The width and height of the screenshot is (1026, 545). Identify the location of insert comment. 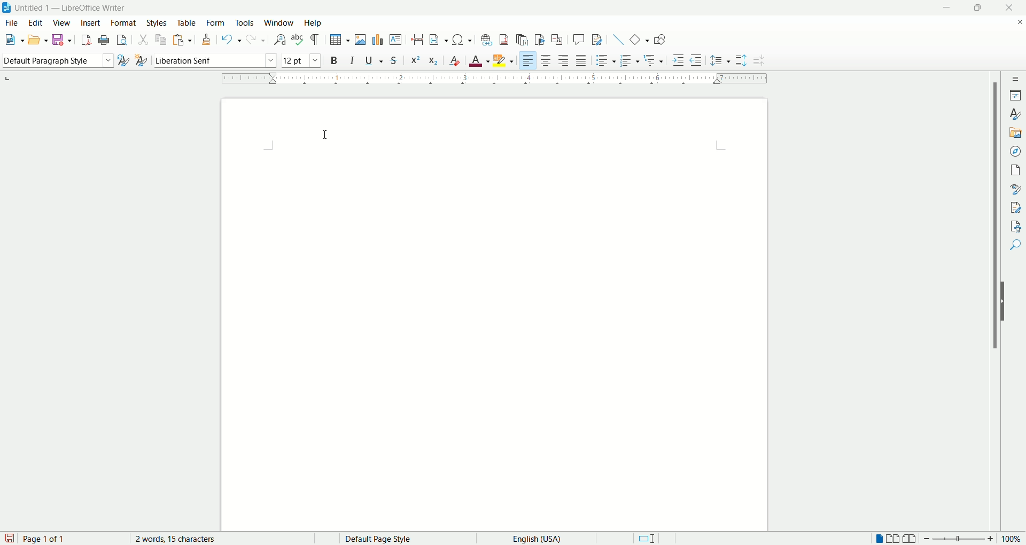
(579, 39).